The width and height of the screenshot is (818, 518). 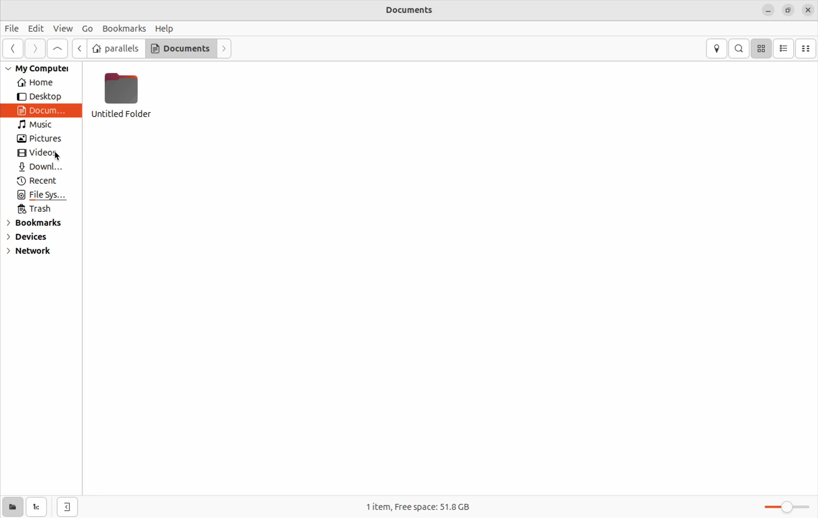 What do you see at coordinates (717, 48) in the screenshot?
I see `location` at bounding box center [717, 48].